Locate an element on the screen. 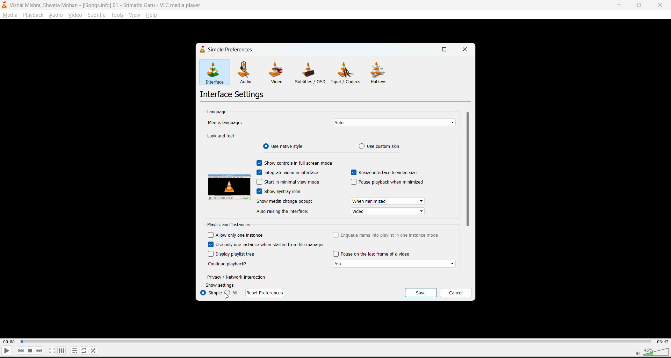 Image resolution: width=671 pixels, height=358 pixels. play is located at coordinates (6, 352).